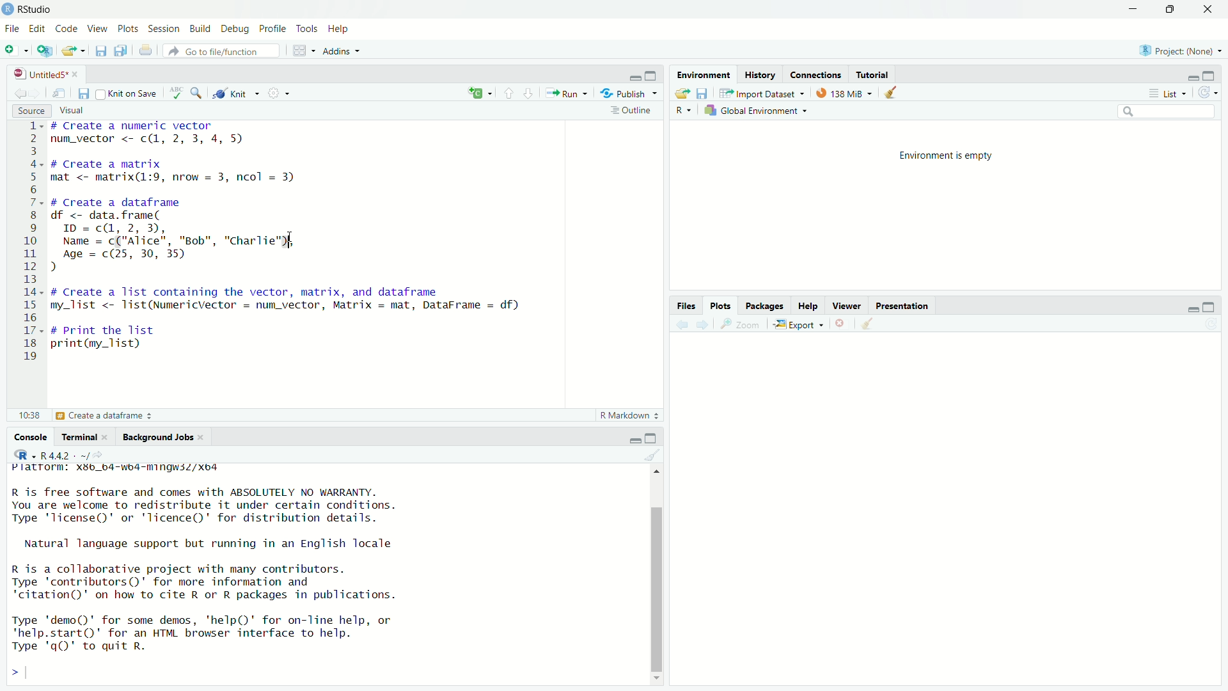  I want to click on Visual, so click(79, 109).